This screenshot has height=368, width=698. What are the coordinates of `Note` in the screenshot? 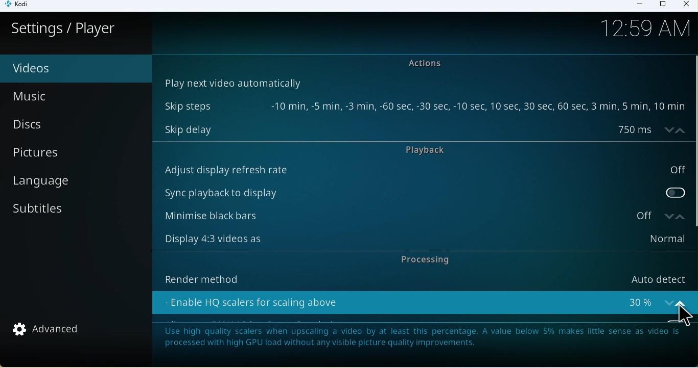 It's located at (420, 341).